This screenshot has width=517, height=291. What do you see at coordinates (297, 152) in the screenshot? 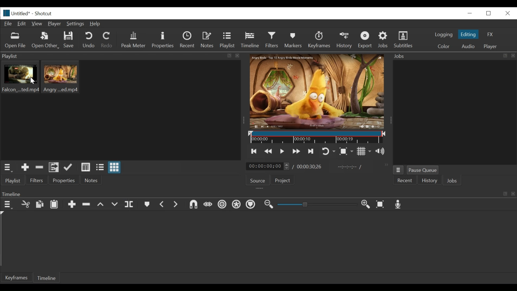
I see `play forward quickly` at bounding box center [297, 152].